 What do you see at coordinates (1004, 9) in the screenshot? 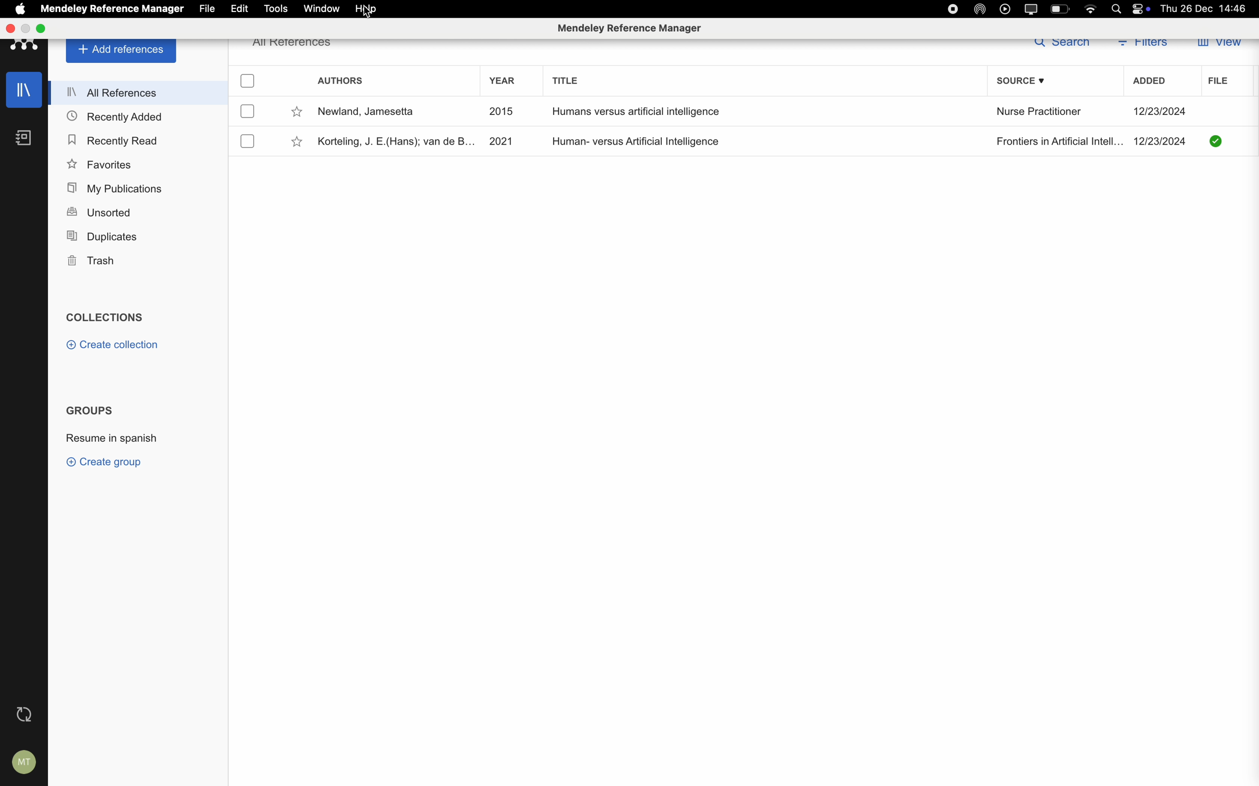
I see `play` at bounding box center [1004, 9].